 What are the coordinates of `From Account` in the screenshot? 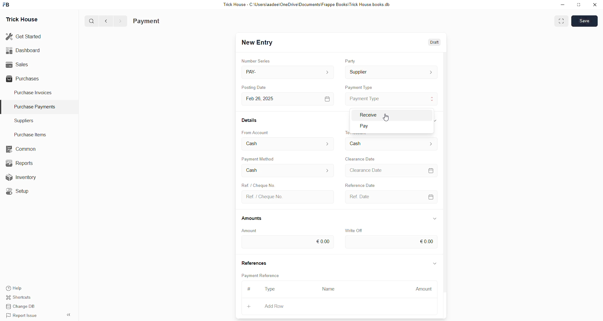 It's located at (288, 144).